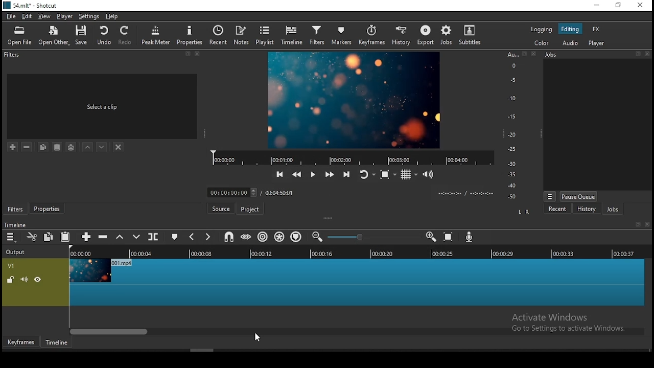 This screenshot has width=654, height=368. Describe the element at coordinates (112, 16) in the screenshot. I see `help` at that location.